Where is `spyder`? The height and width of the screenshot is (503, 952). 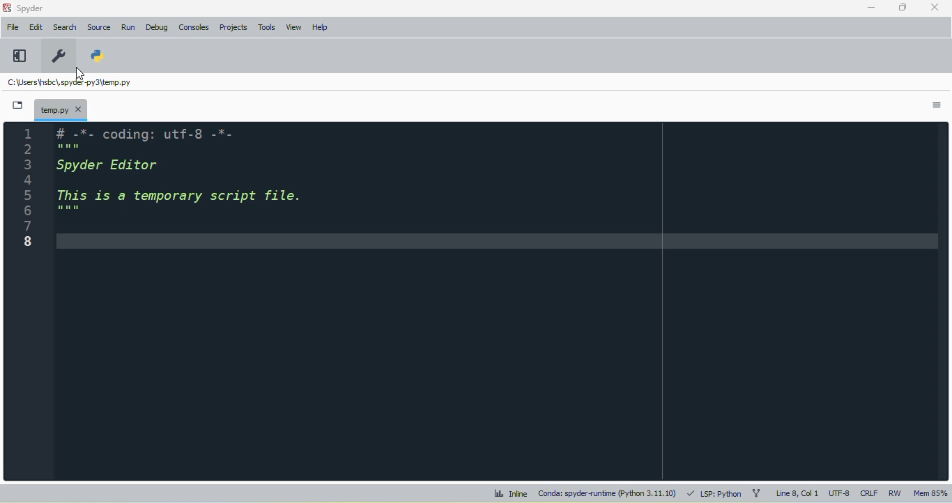
spyder is located at coordinates (31, 8).